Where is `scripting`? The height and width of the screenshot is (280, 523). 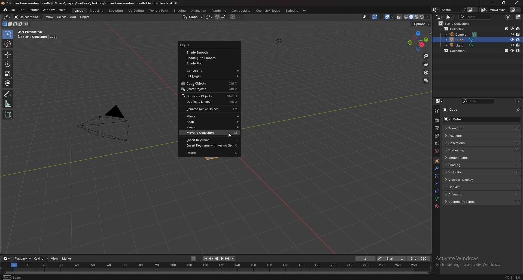
scripting is located at coordinates (292, 11).